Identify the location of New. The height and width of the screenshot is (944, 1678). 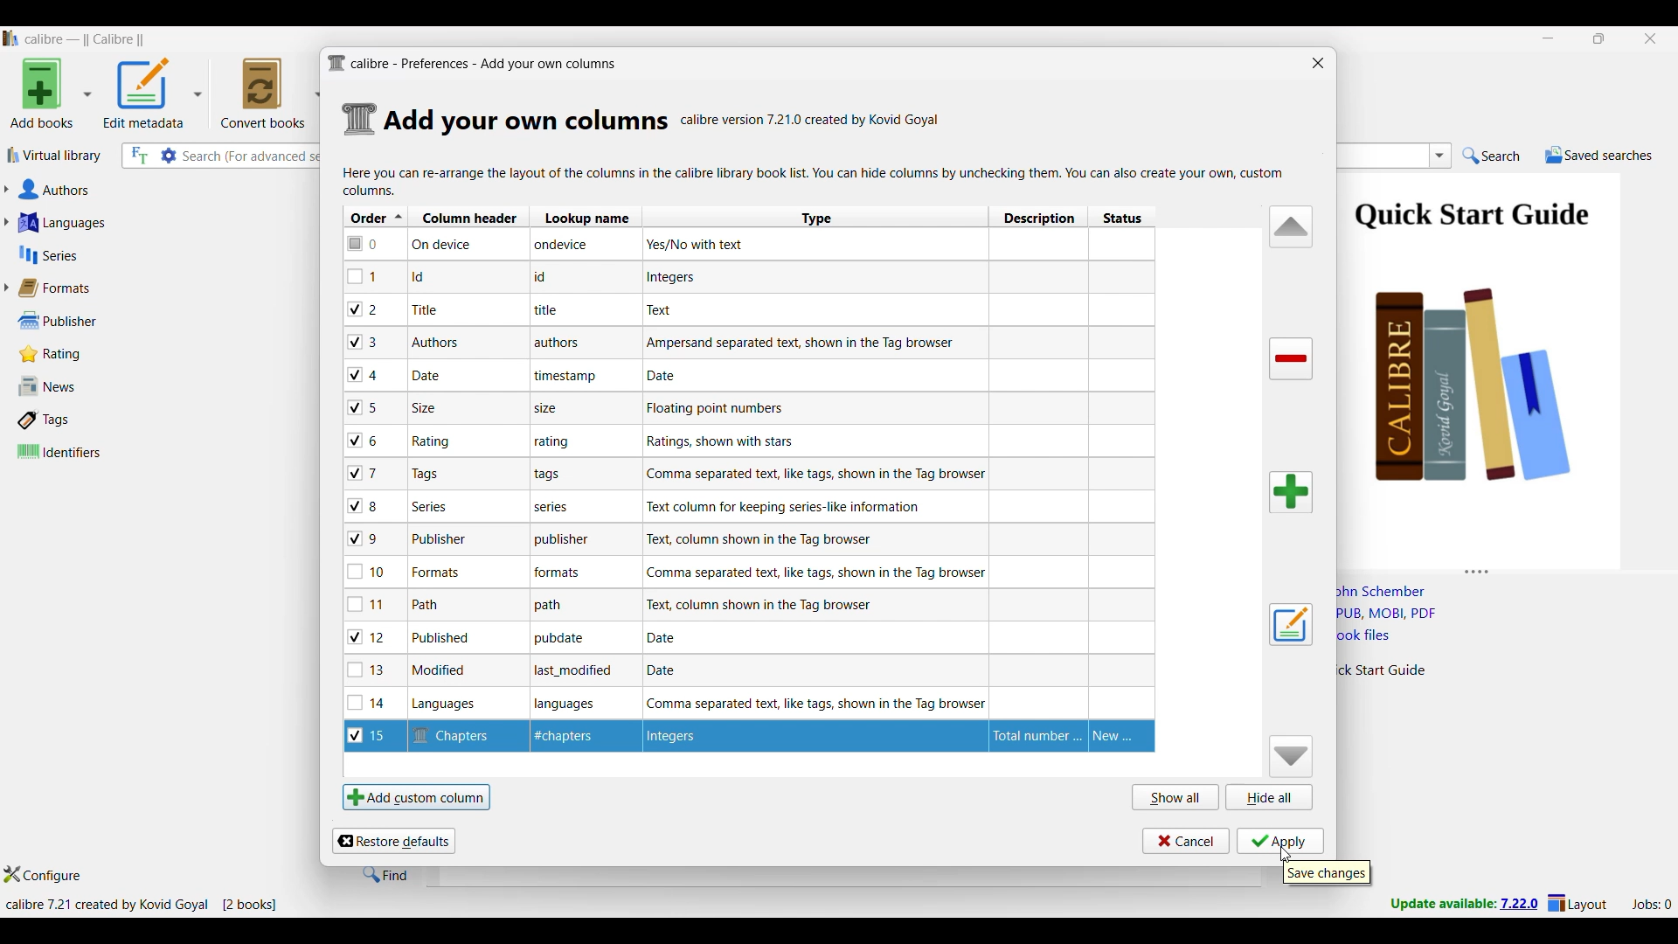
(1121, 736).